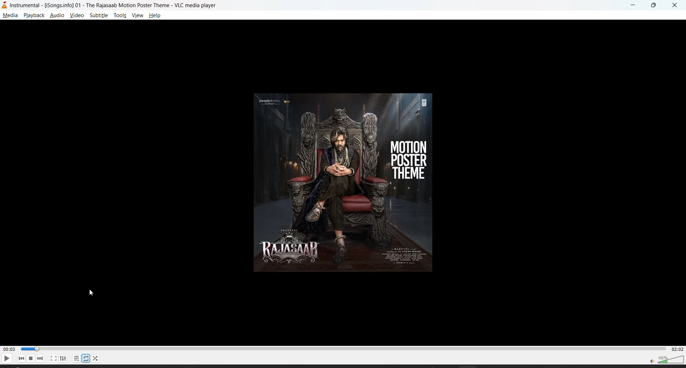  What do you see at coordinates (343, 183) in the screenshot?
I see `motion poster theme thumbnail` at bounding box center [343, 183].